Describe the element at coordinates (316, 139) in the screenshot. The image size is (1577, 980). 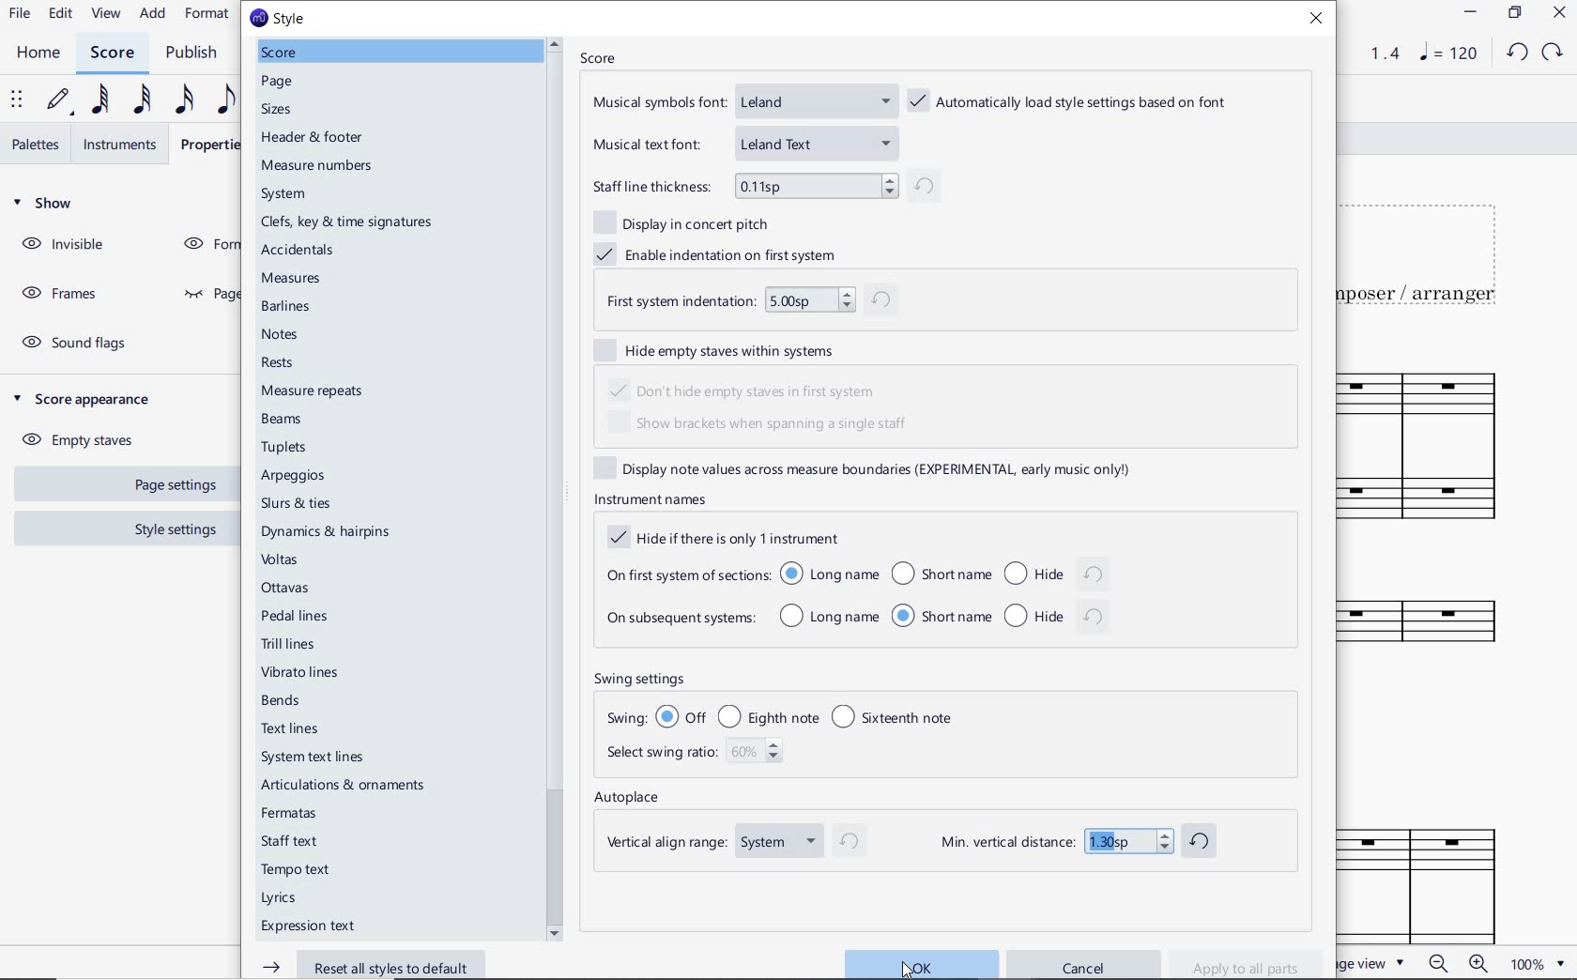
I see `header & footer` at that location.